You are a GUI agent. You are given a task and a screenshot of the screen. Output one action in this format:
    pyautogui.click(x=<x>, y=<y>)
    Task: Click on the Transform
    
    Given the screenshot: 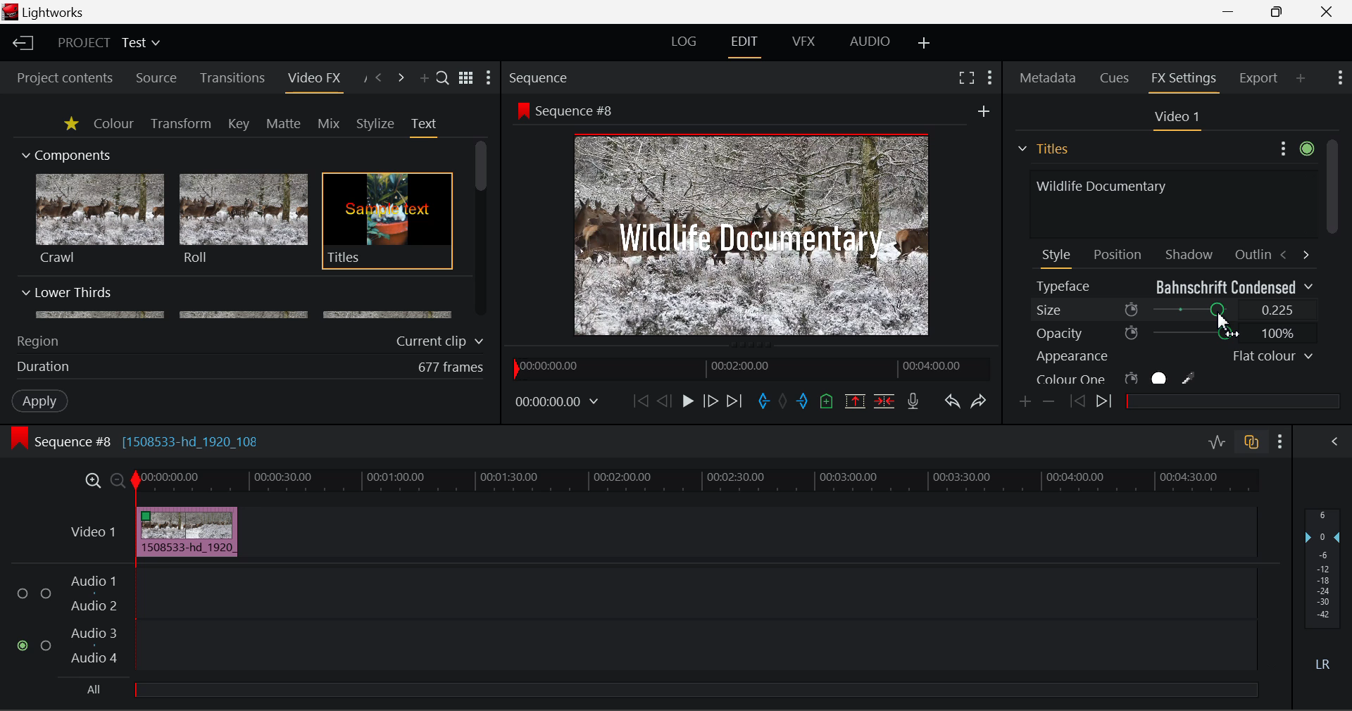 What is the action you would take?
    pyautogui.click(x=182, y=125)
    